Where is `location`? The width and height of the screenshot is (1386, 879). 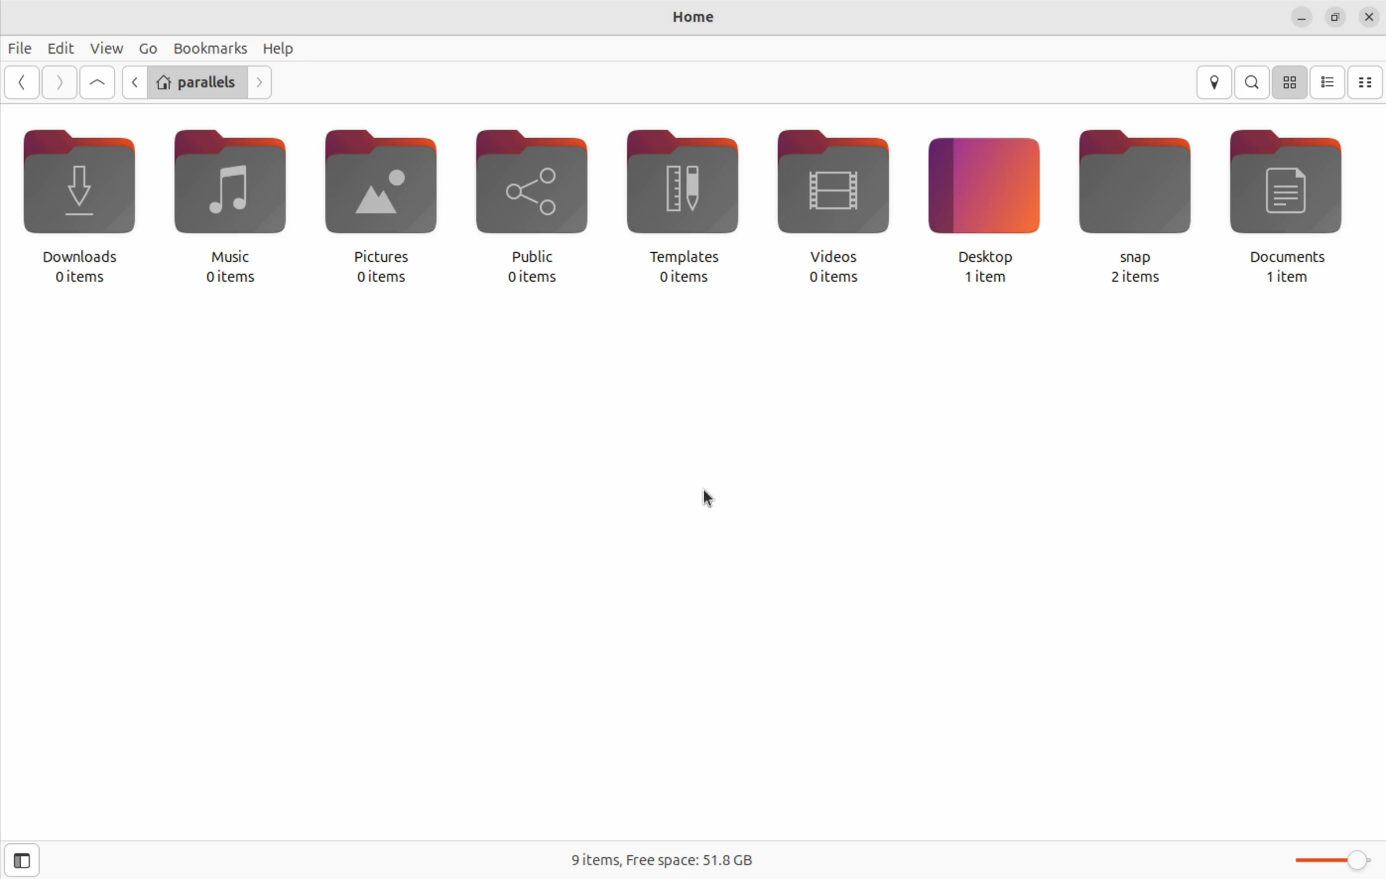
location is located at coordinates (1215, 81).